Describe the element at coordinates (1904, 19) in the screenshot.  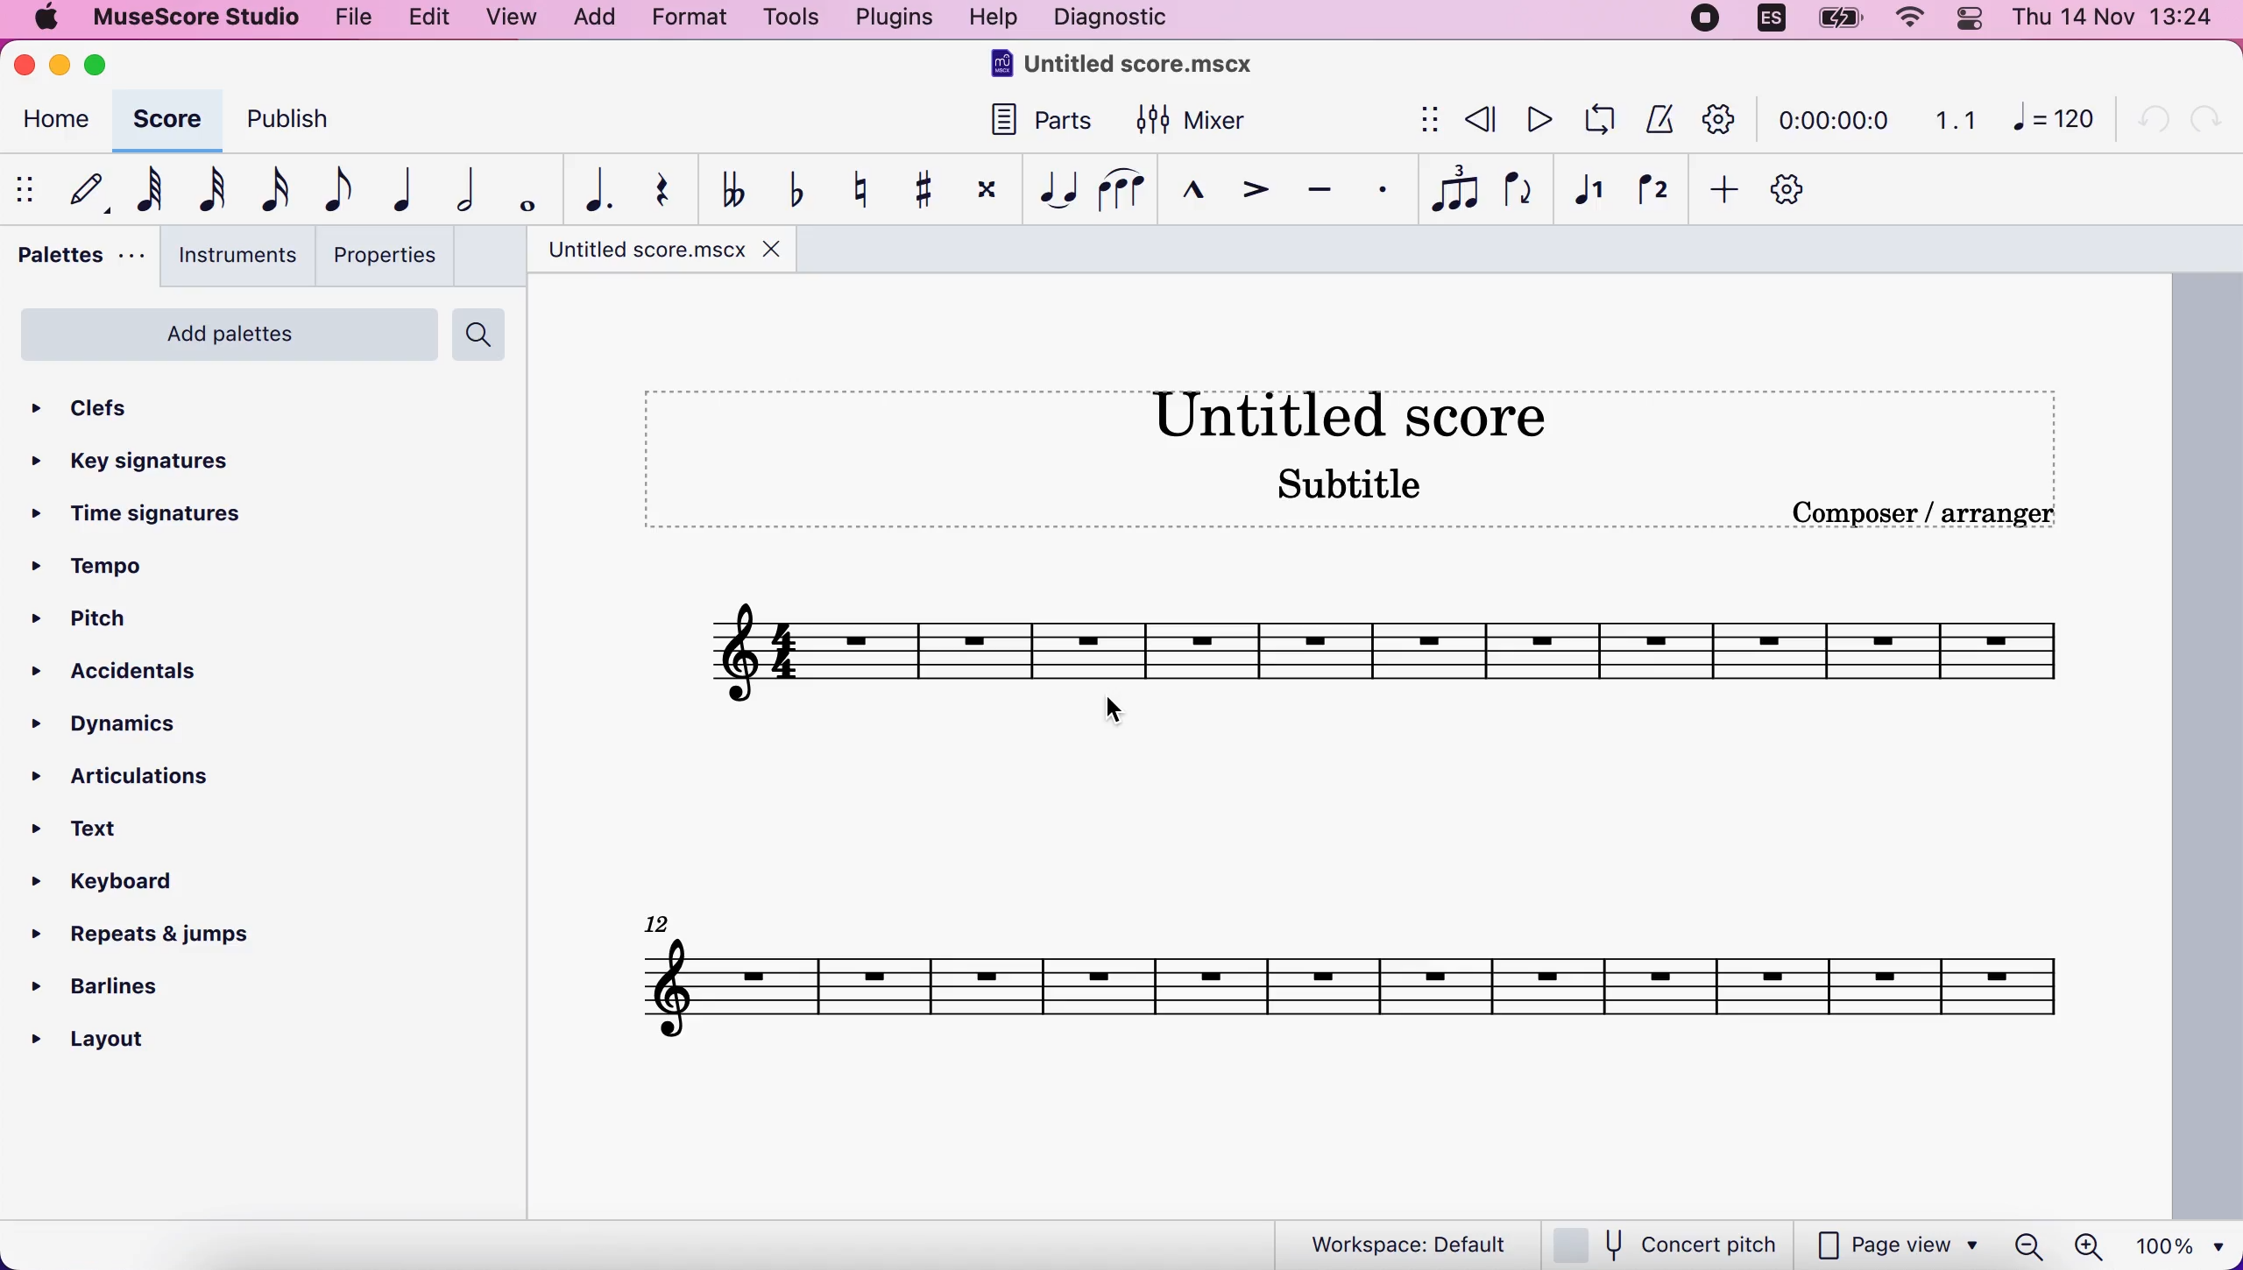
I see `wifi` at that location.